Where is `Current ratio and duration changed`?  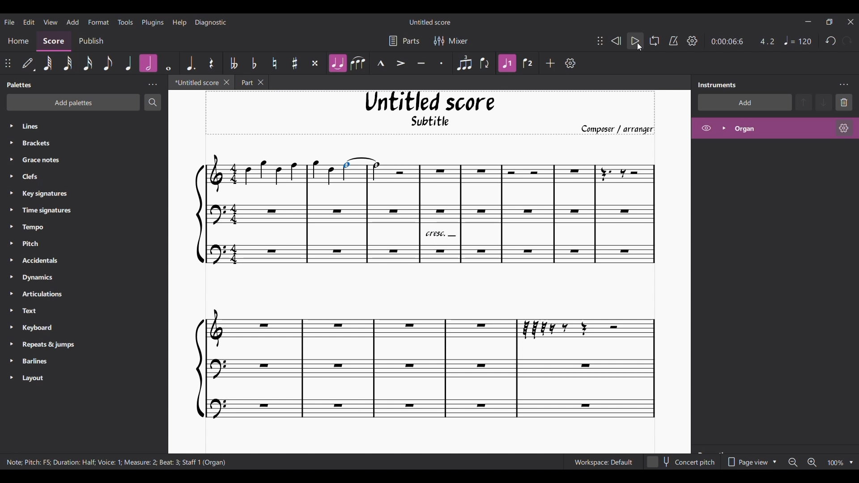 Current ratio and duration changed is located at coordinates (743, 41).